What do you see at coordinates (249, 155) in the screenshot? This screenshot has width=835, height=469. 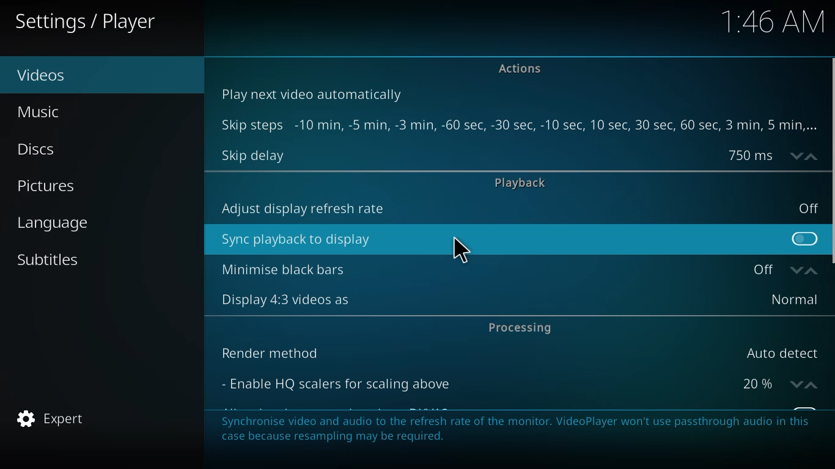 I see `skip delay` at bounding box center [249, 155].